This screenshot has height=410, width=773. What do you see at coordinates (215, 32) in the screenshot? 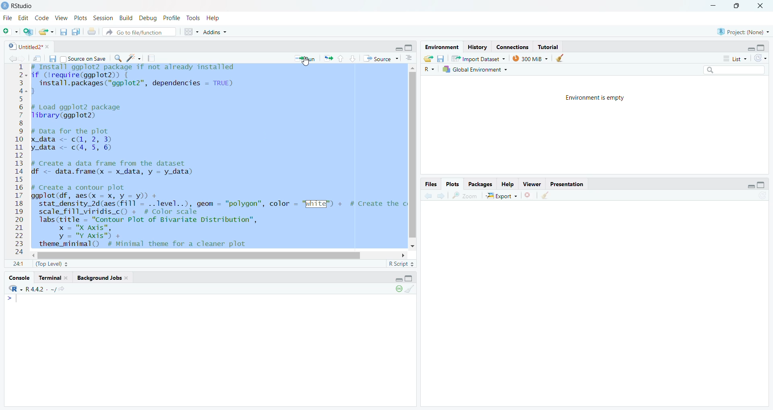
I see `Addins ` at bounding box center [215, 32].